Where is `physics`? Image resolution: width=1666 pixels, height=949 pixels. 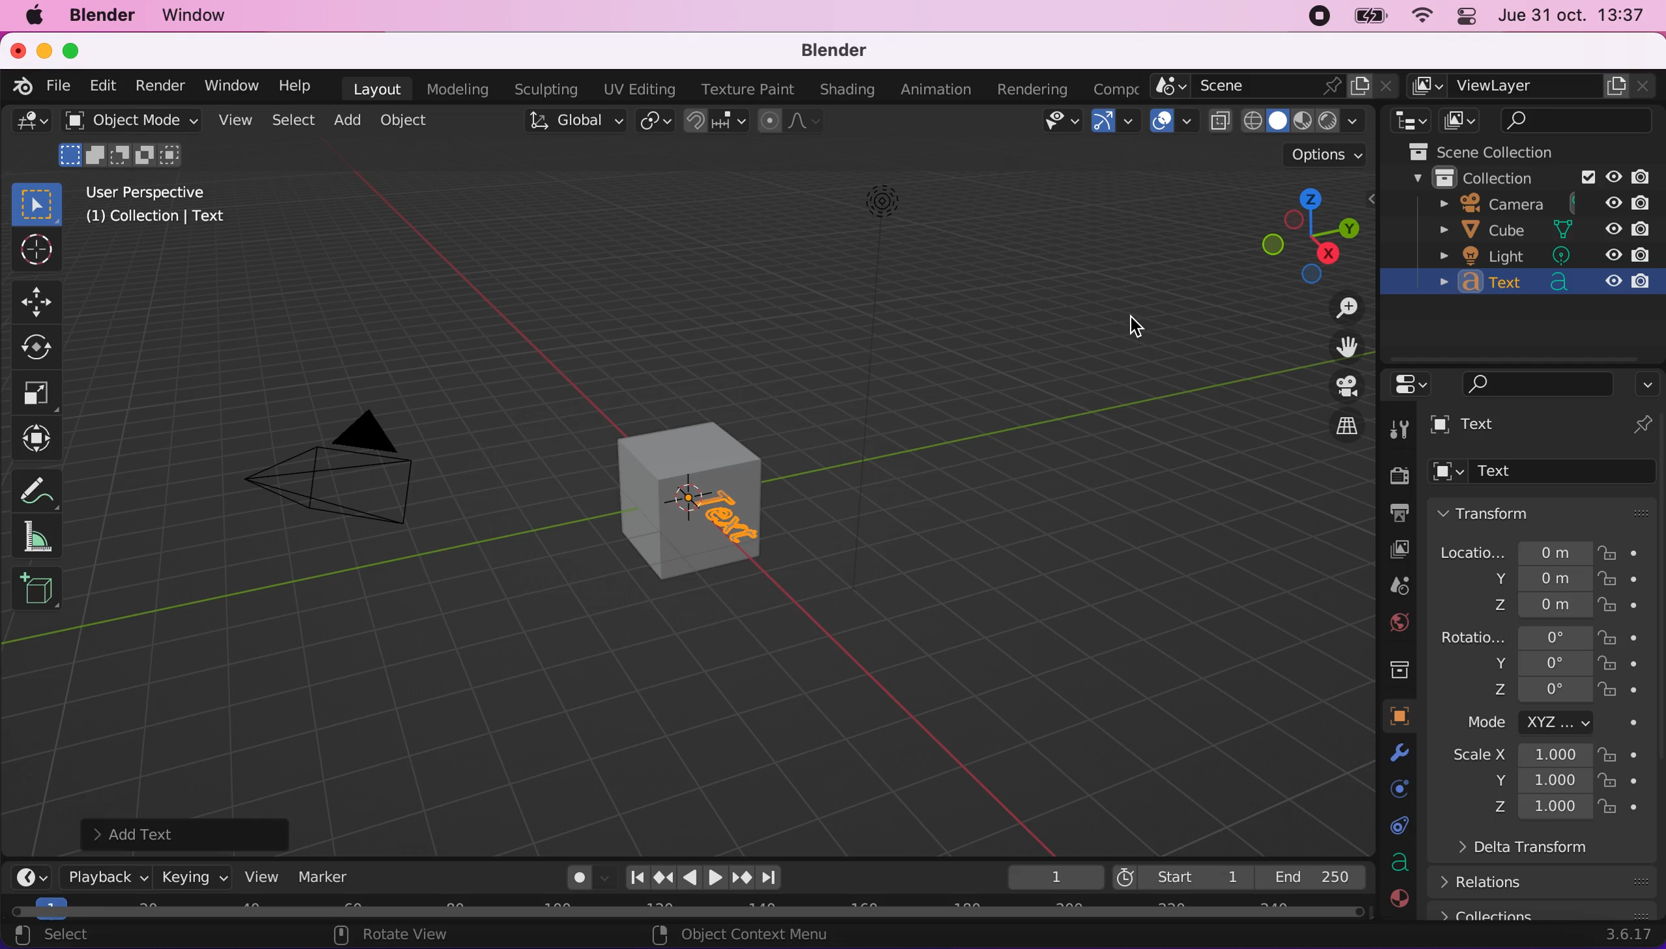 physics is located at coordinates (1397, 791).